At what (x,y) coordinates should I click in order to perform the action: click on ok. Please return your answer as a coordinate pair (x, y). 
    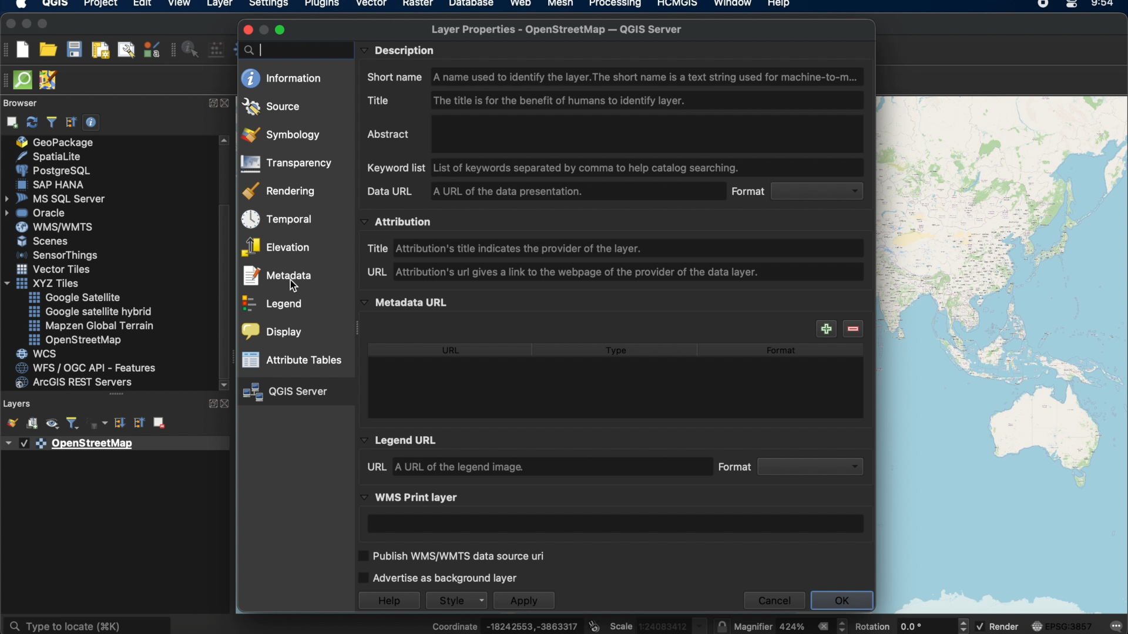
    Looking at the image, I should click on (842, 601).